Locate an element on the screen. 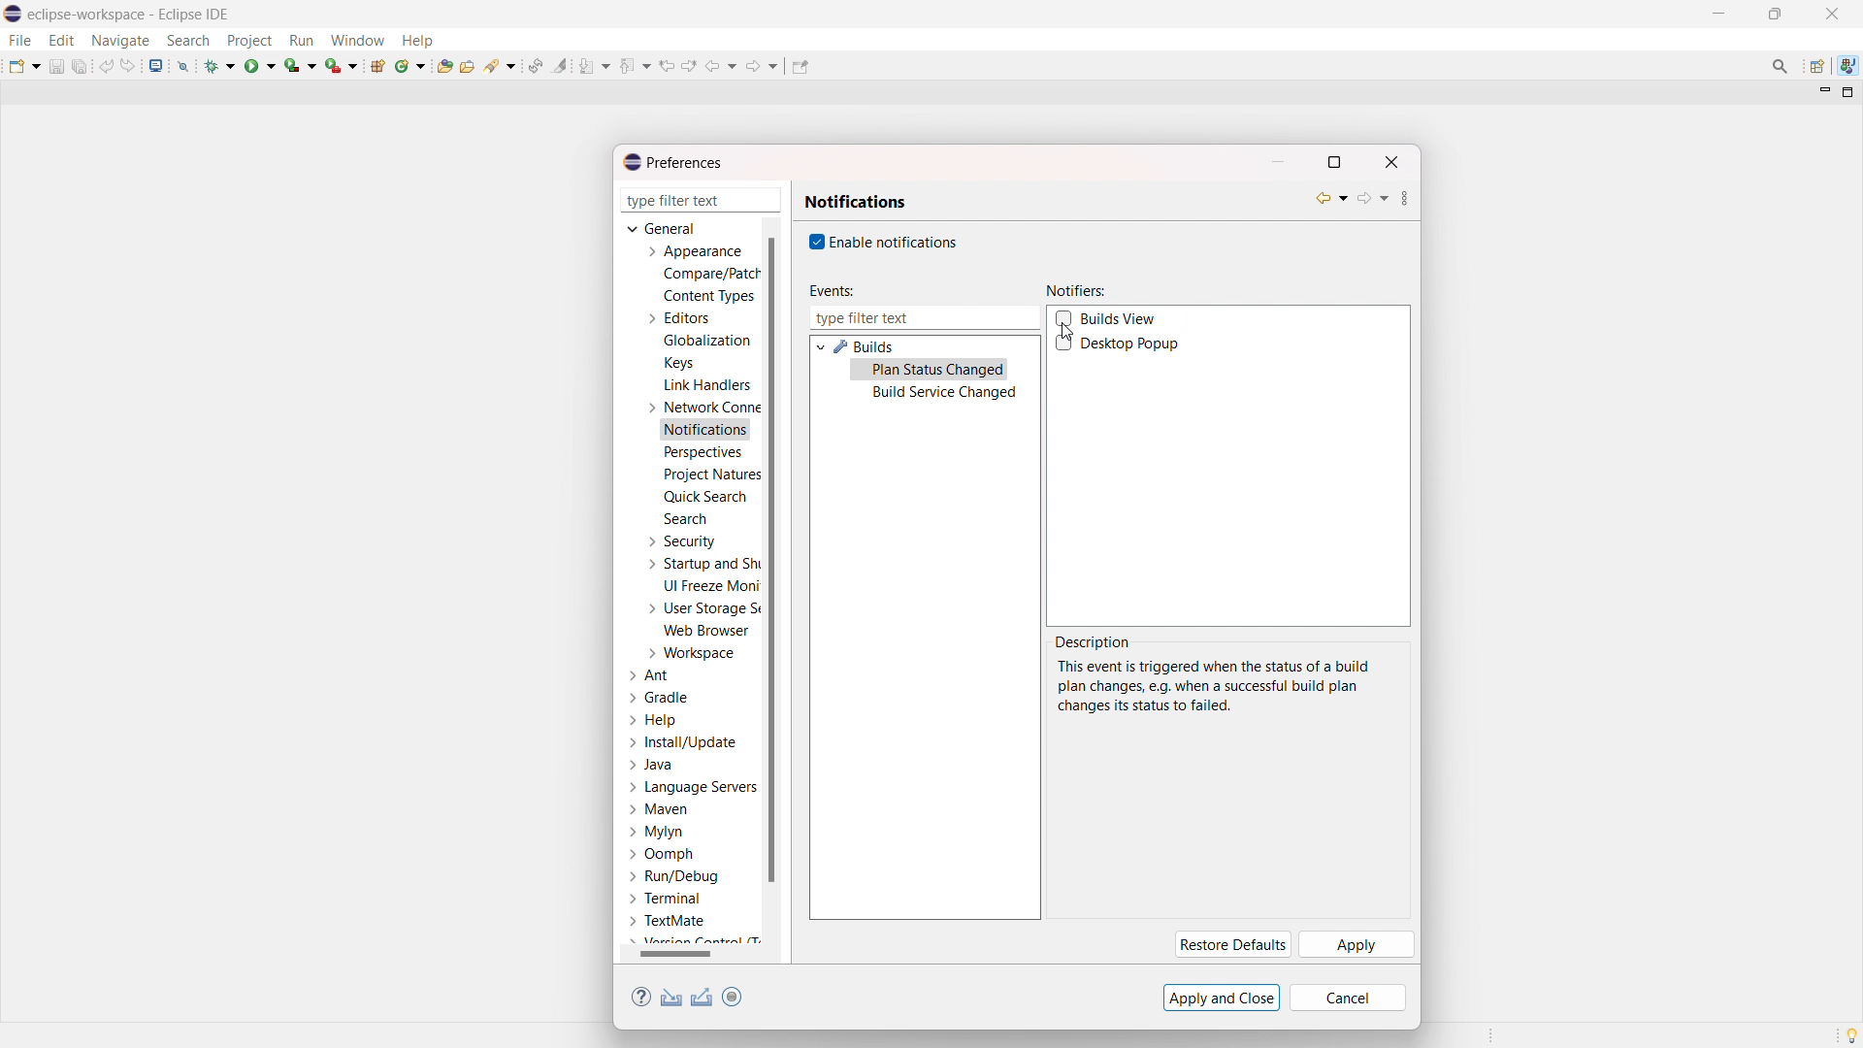 Image resolution: width=1863 pixels, height=1048 pixels. minimize view is located at coordinates (1822, 91).